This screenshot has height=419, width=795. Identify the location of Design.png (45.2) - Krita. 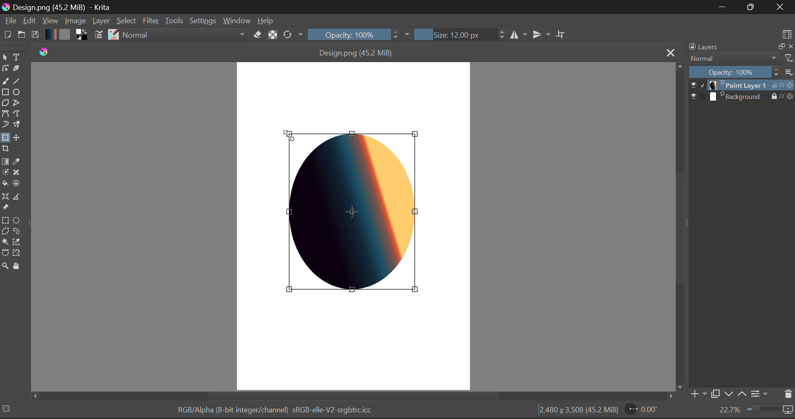
(60, 7).